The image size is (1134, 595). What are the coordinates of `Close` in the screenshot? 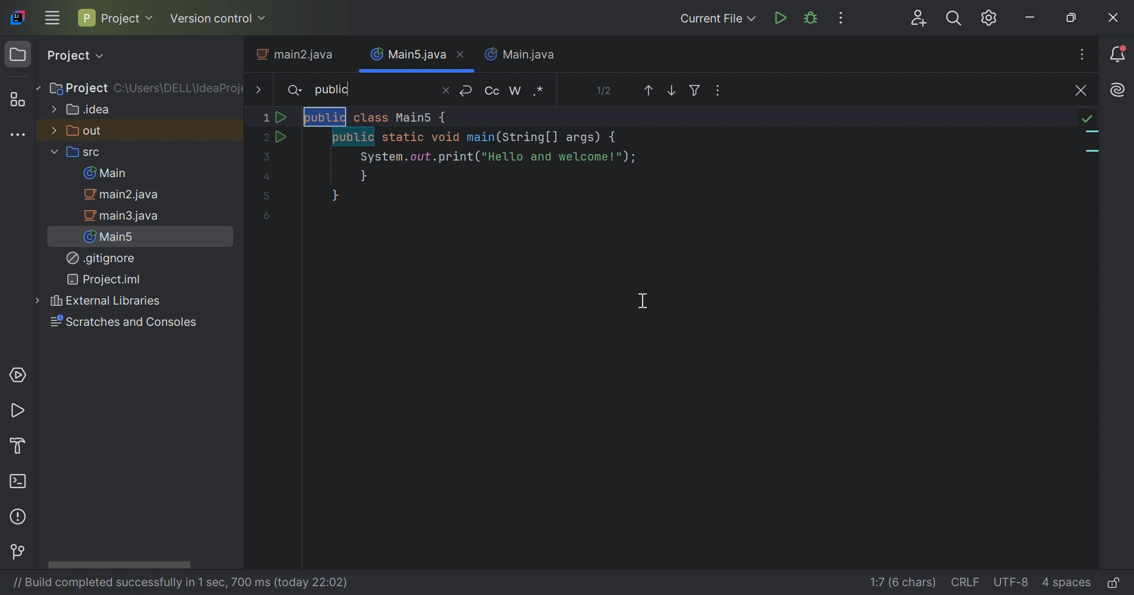 It's located at (1115, 19).